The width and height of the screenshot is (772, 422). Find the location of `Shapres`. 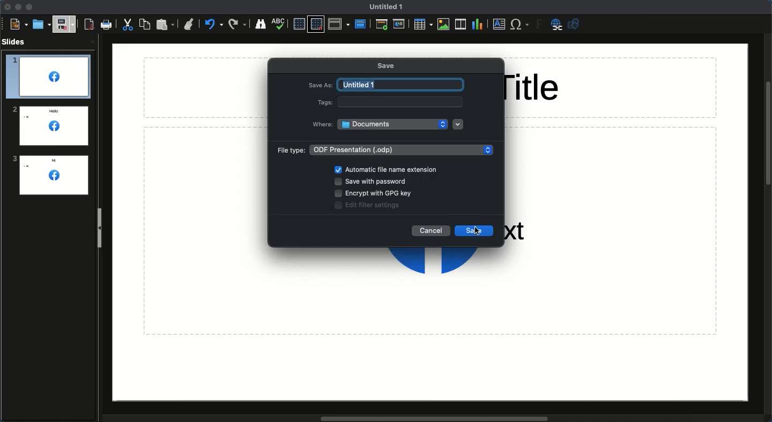

Shapres is located at coordinates (576, 24).